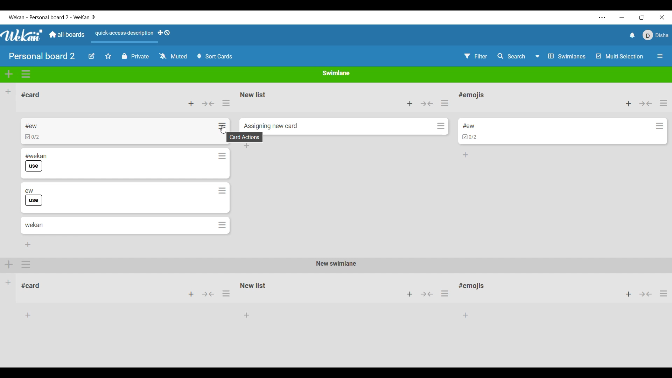  What do you see at coordinates (427, 294) in the screenshot?
I see `button` at bounding box center [427, 294].